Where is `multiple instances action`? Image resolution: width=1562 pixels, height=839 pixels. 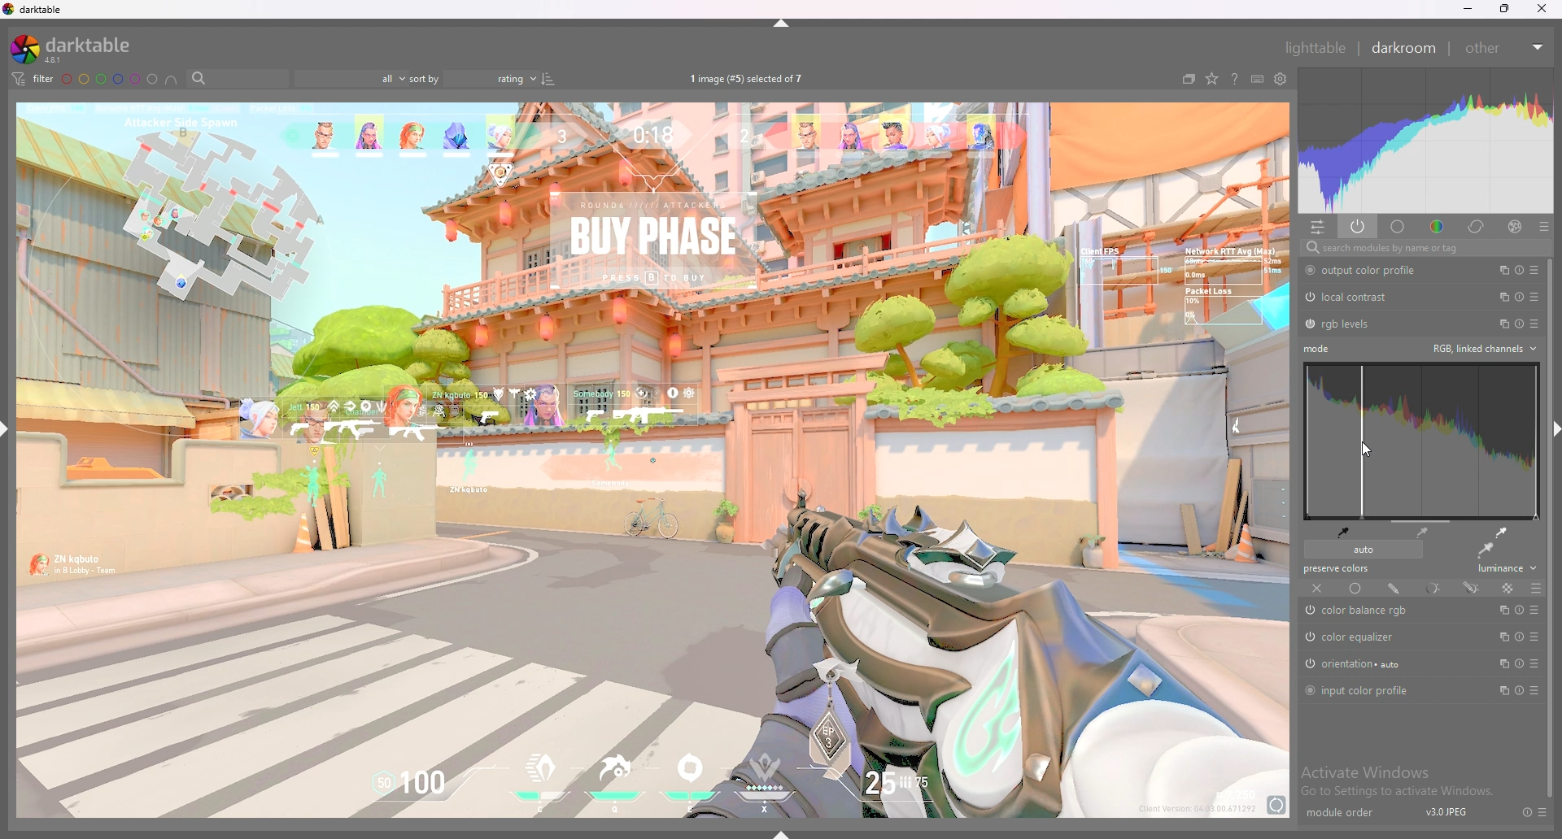
multiple instances action is located at coordinates (1499, 270).